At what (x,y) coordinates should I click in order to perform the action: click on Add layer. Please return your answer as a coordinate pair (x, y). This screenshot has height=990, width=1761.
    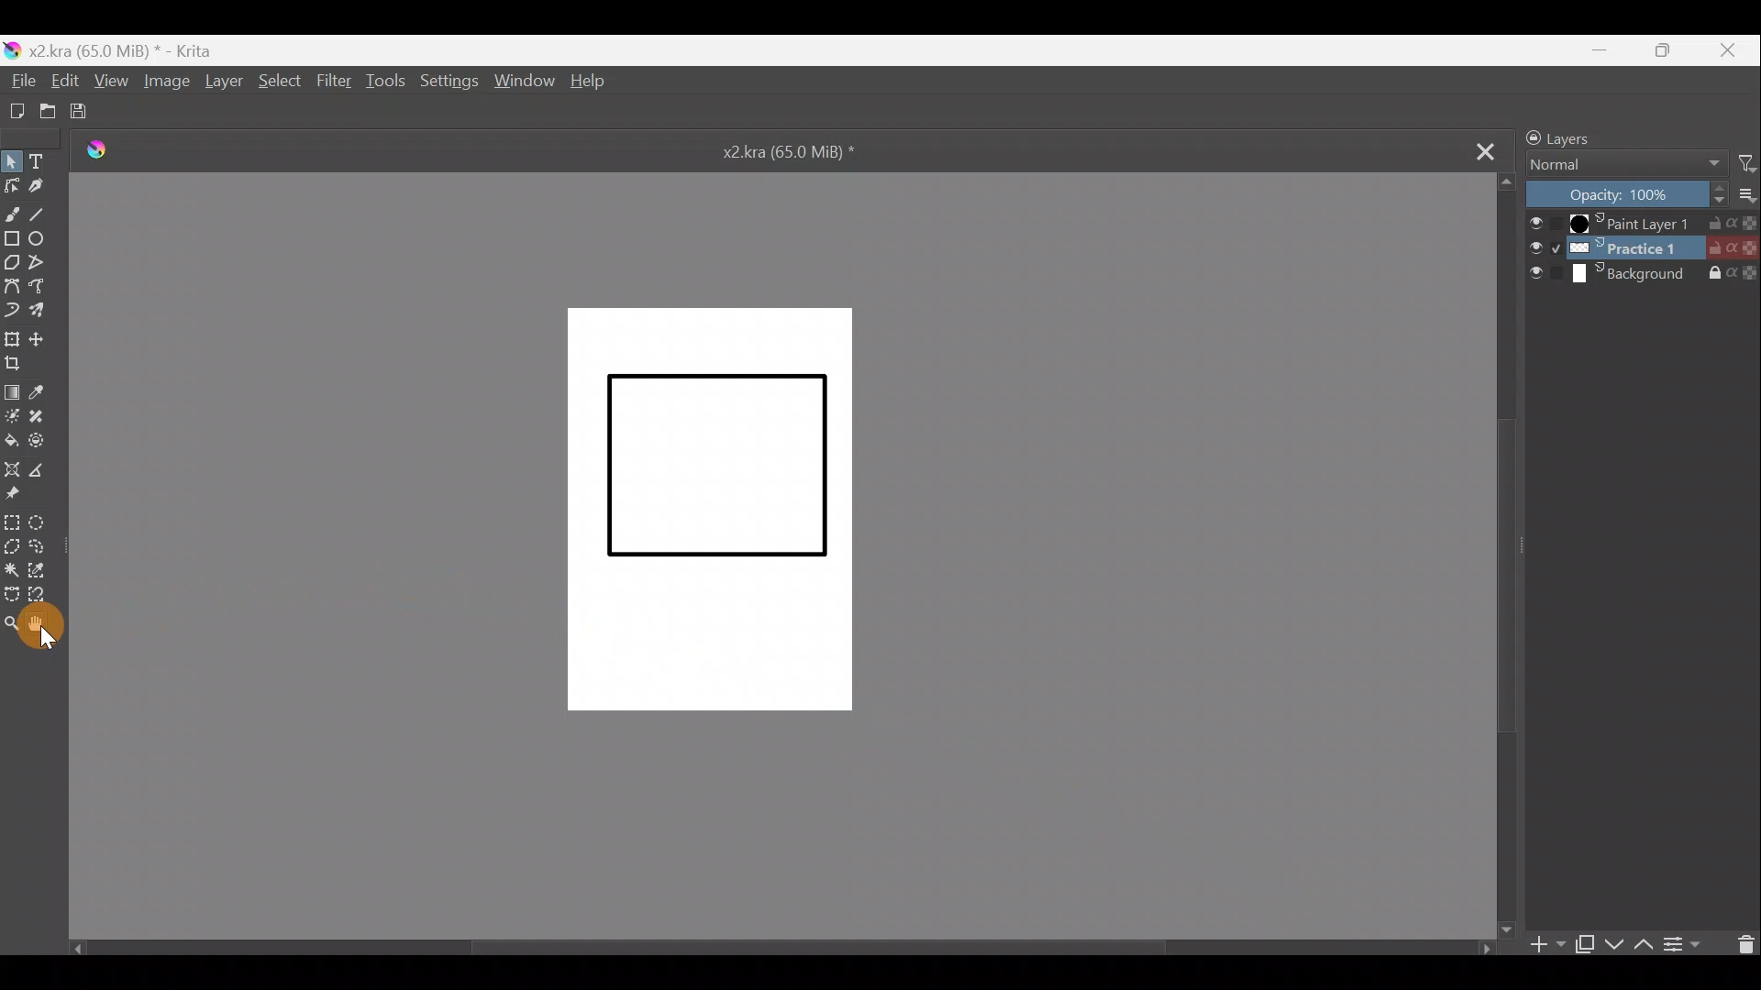
    Looking at the image, I should click on (1540, 944).